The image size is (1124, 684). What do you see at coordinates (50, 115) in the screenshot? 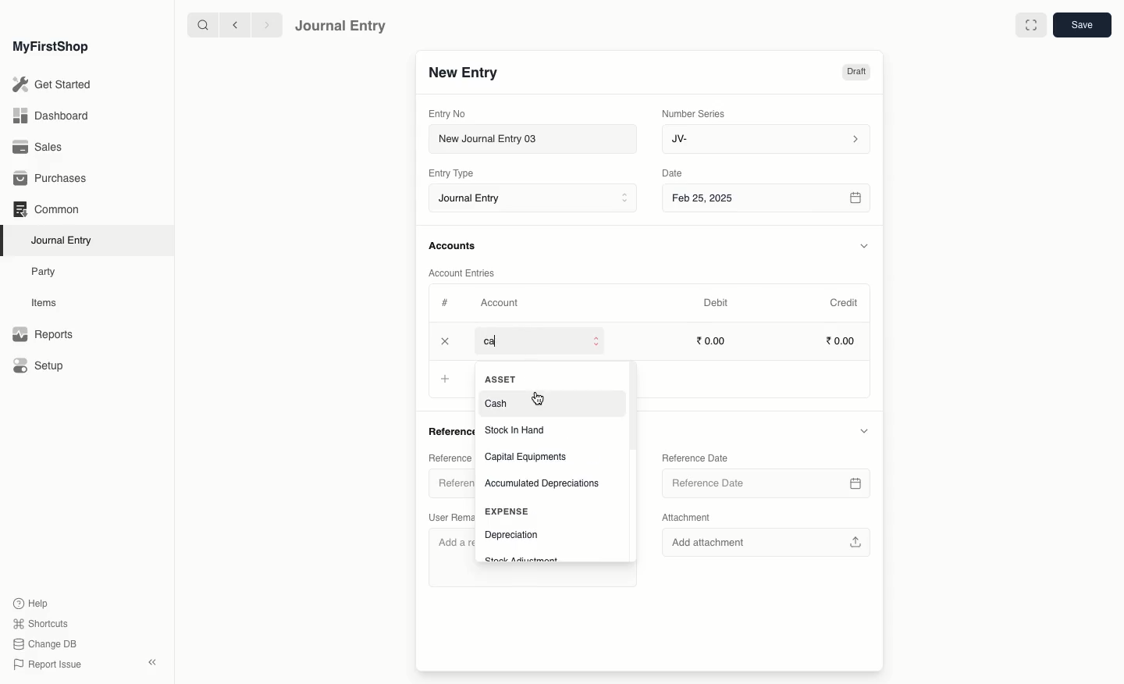
I see `Dashboard` at bounding box center [50, 115].